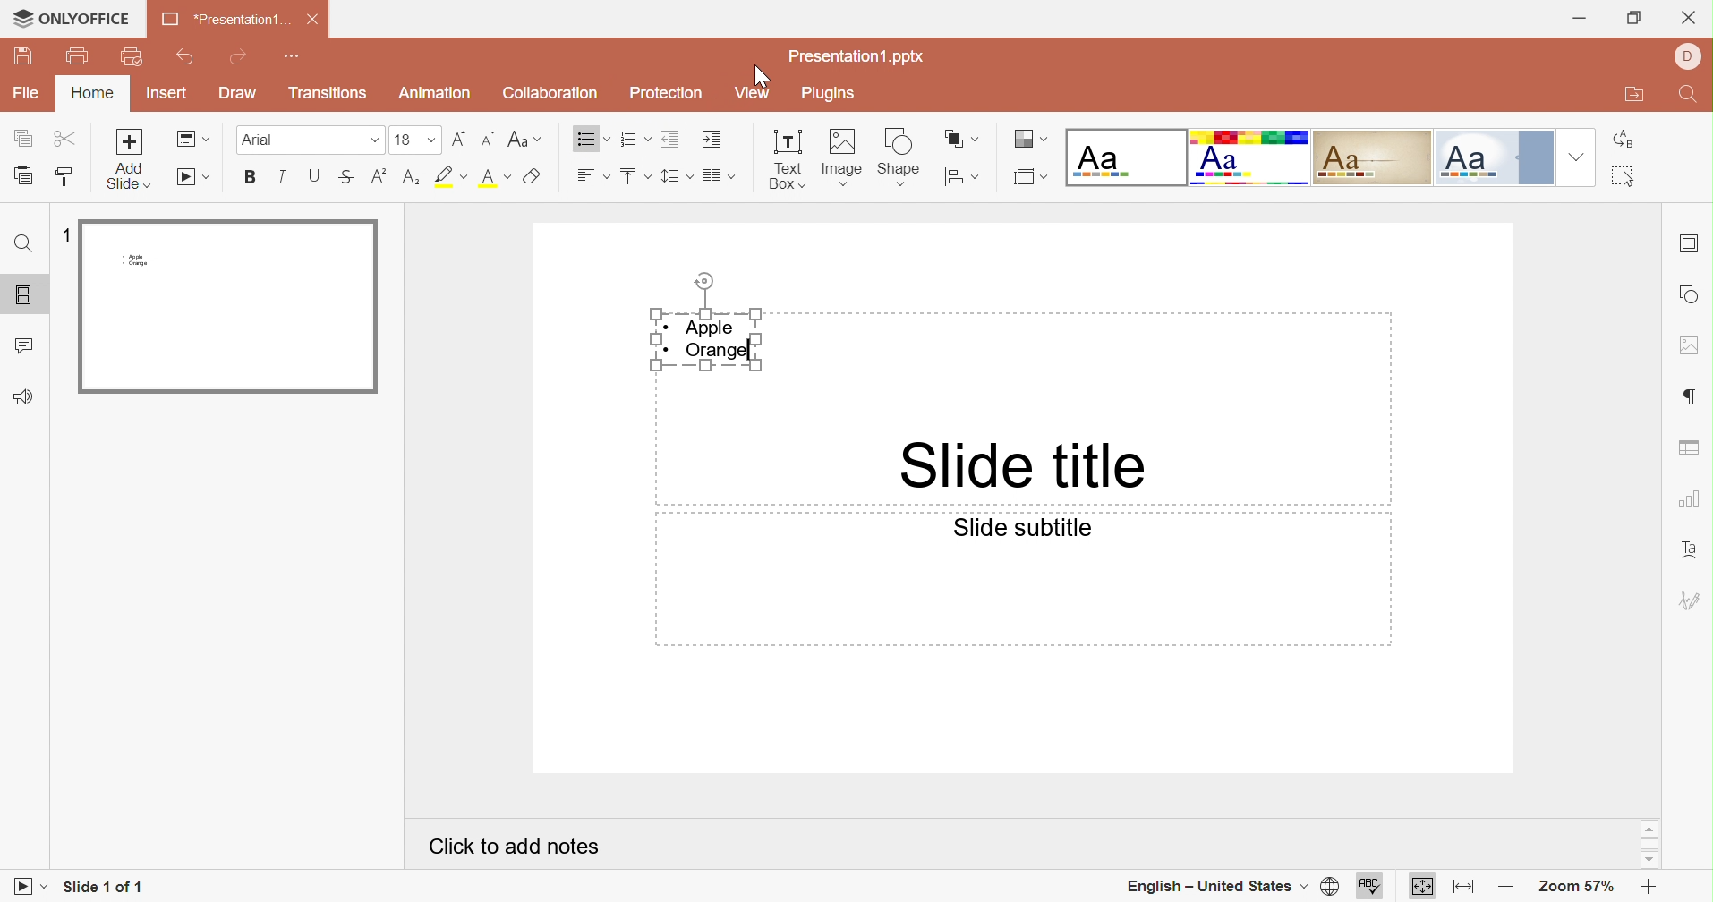 The height and width of the screenshot is (902, 1713). I want to click on Select slide size, so click(1033, 178).